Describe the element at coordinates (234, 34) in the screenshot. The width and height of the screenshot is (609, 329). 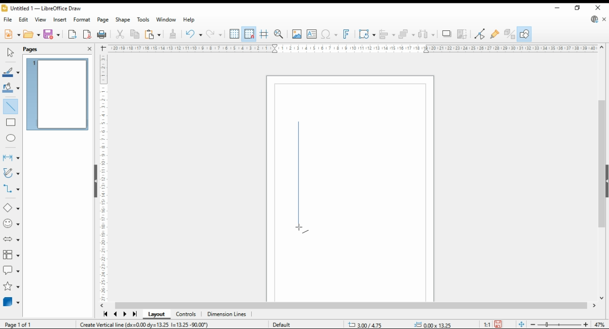
I see `show grids` at that location.